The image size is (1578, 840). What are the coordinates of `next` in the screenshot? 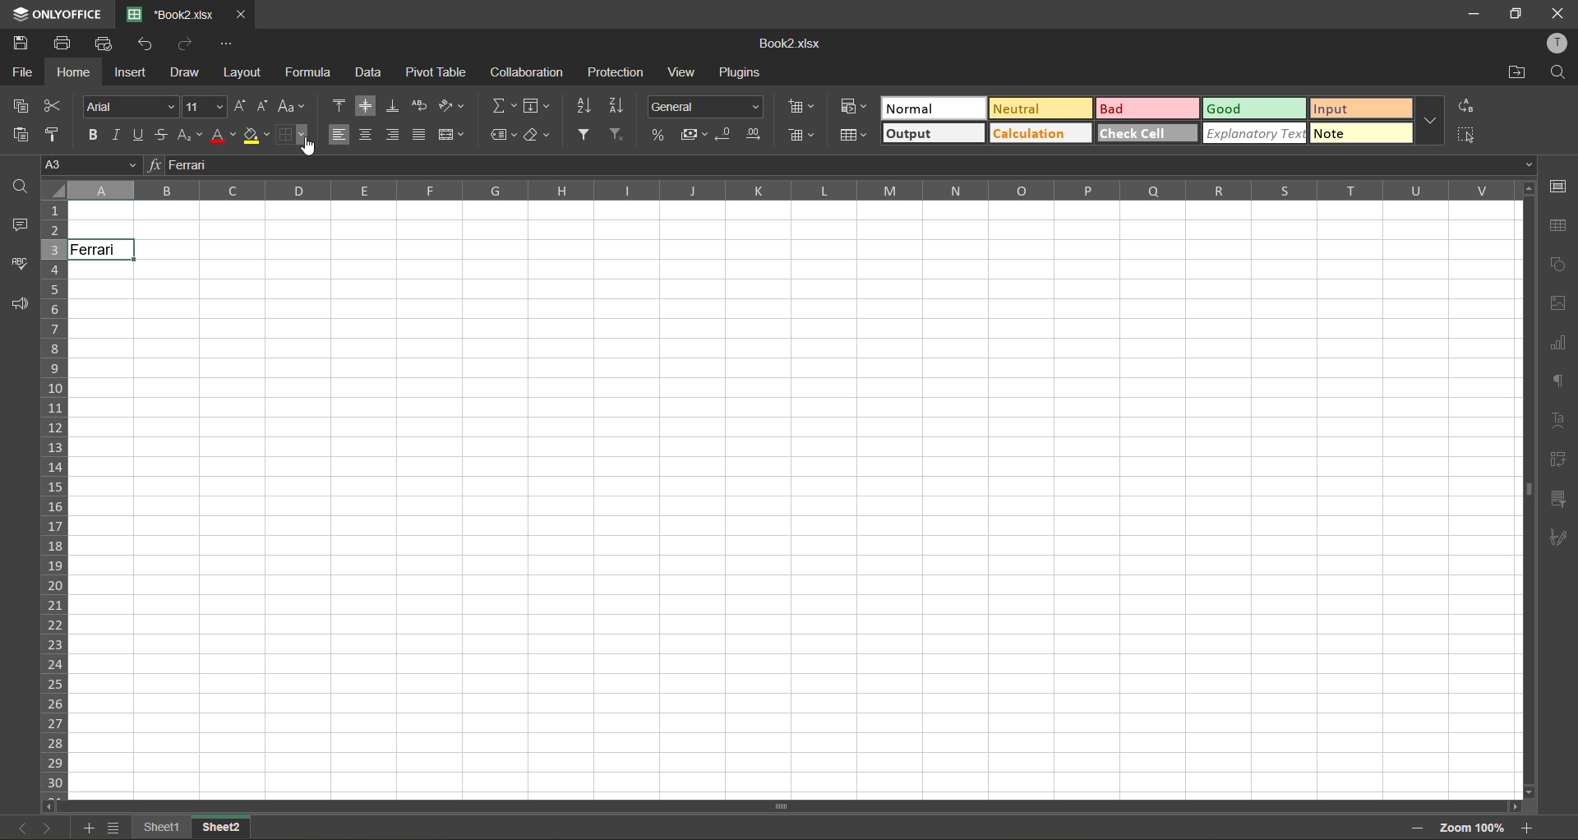 It's located at (47, 828).